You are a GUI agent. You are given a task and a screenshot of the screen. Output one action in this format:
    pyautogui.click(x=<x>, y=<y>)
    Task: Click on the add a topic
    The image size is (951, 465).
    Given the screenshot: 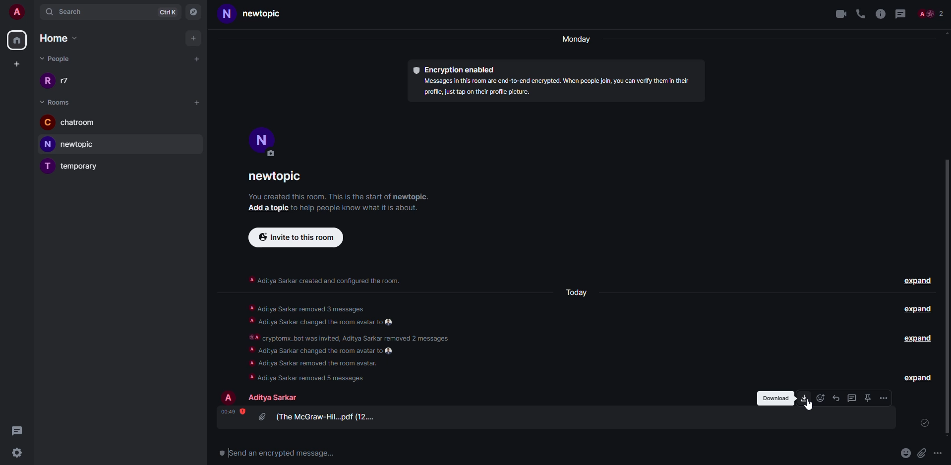 What is the action you would take?
    pyautogui.click(x=266, y=210)
    